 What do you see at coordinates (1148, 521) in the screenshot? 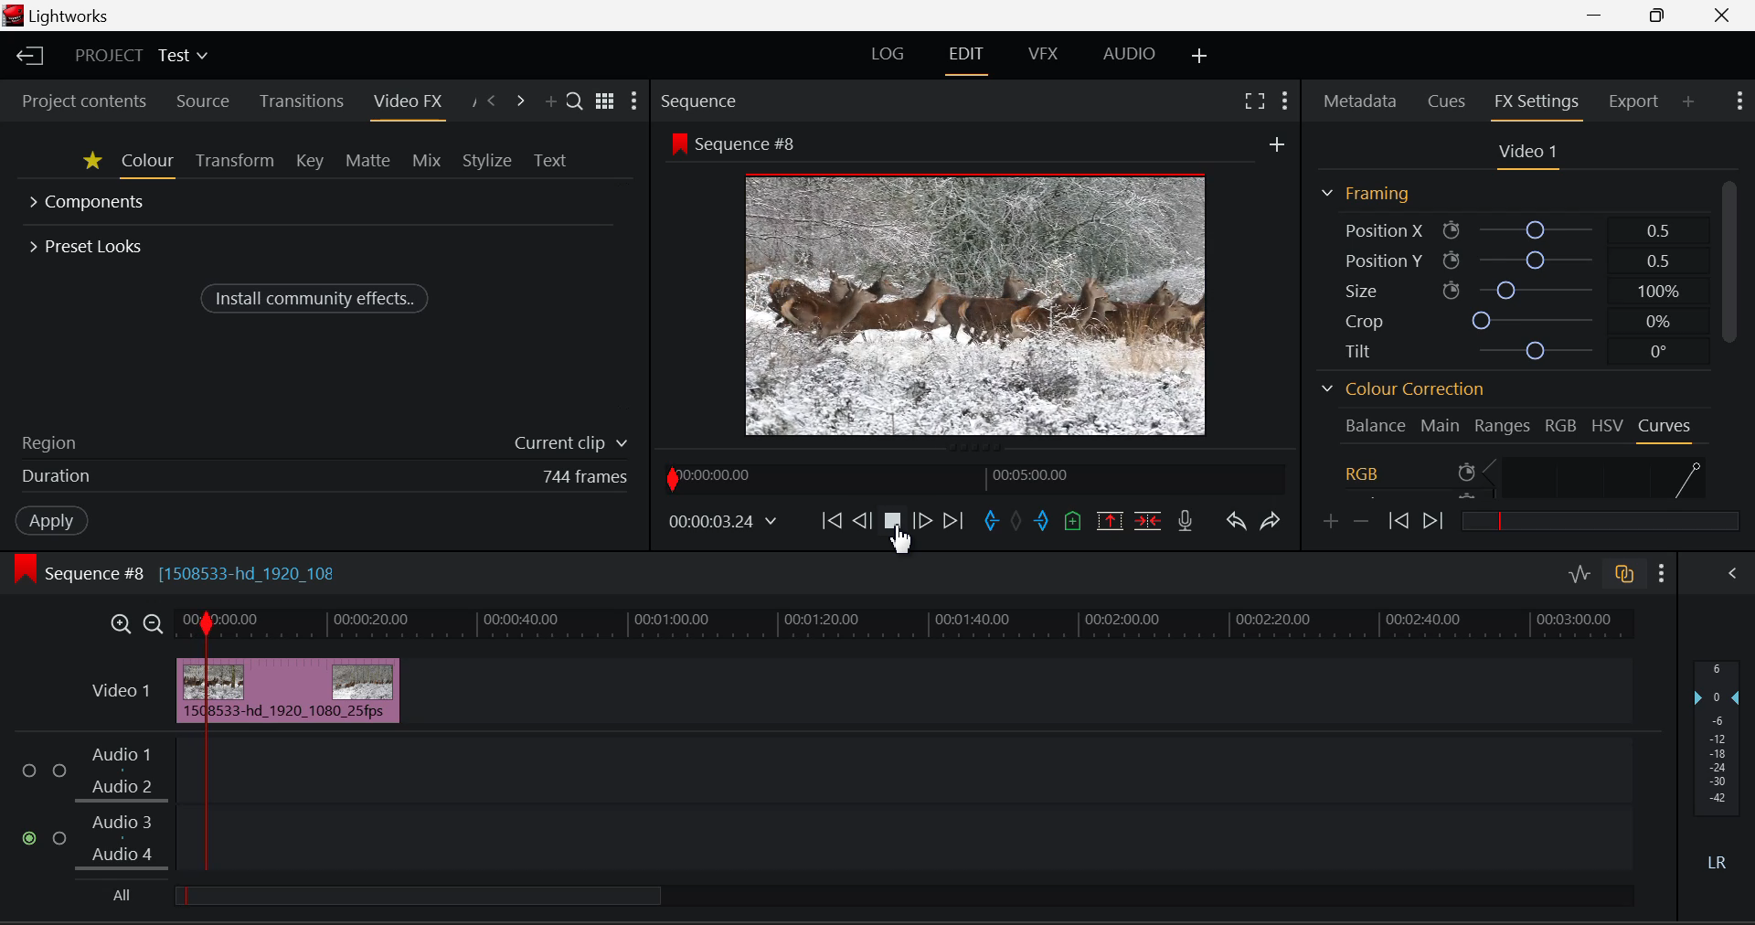
I see `Delete/Cut` at bounding box center [1148, 521].